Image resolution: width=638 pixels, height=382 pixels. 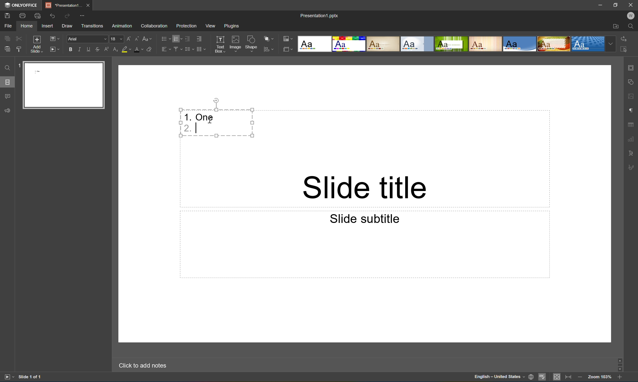 What do you see at coordinates (142, 366) in the screenshot?
I see `Click to add notes` at bounding box center [142, 366].